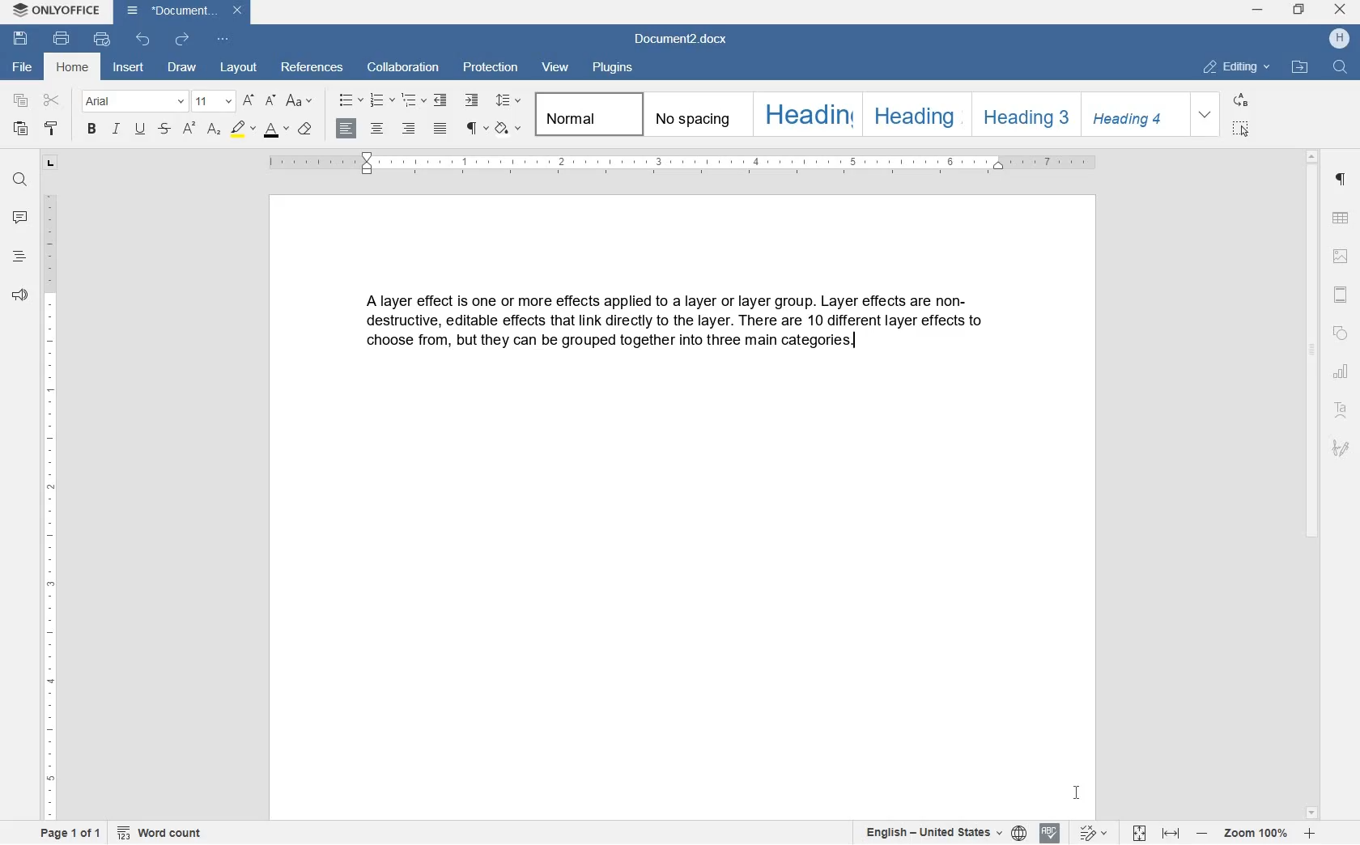 The image size is (1360, 845). What do you see at coordinates (19, 295) in the screenshot?
I see `FEEDBACK & SUPPORT` at bounding box center [19, 295].